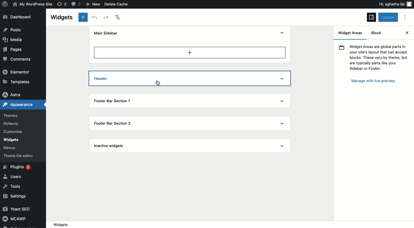 This screenshot has height=228, width=414. Describe the element at coordinates (158, 83) in the screenshot. I see `Cursor` at that location.